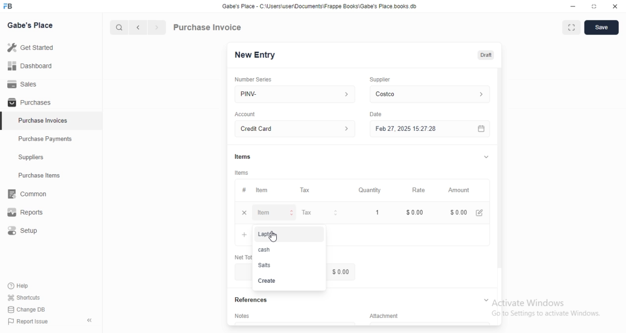 This screenshot has height=333, width=626. What do you see at coordinates (368, 212) in the screenshot?
I see `1` at bounding box center [368, 212].